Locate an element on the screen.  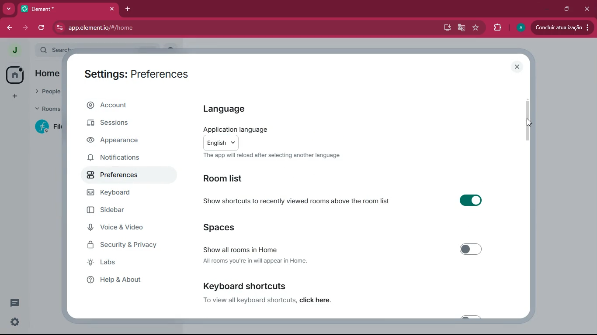
english is located at coordinates (221, 143).